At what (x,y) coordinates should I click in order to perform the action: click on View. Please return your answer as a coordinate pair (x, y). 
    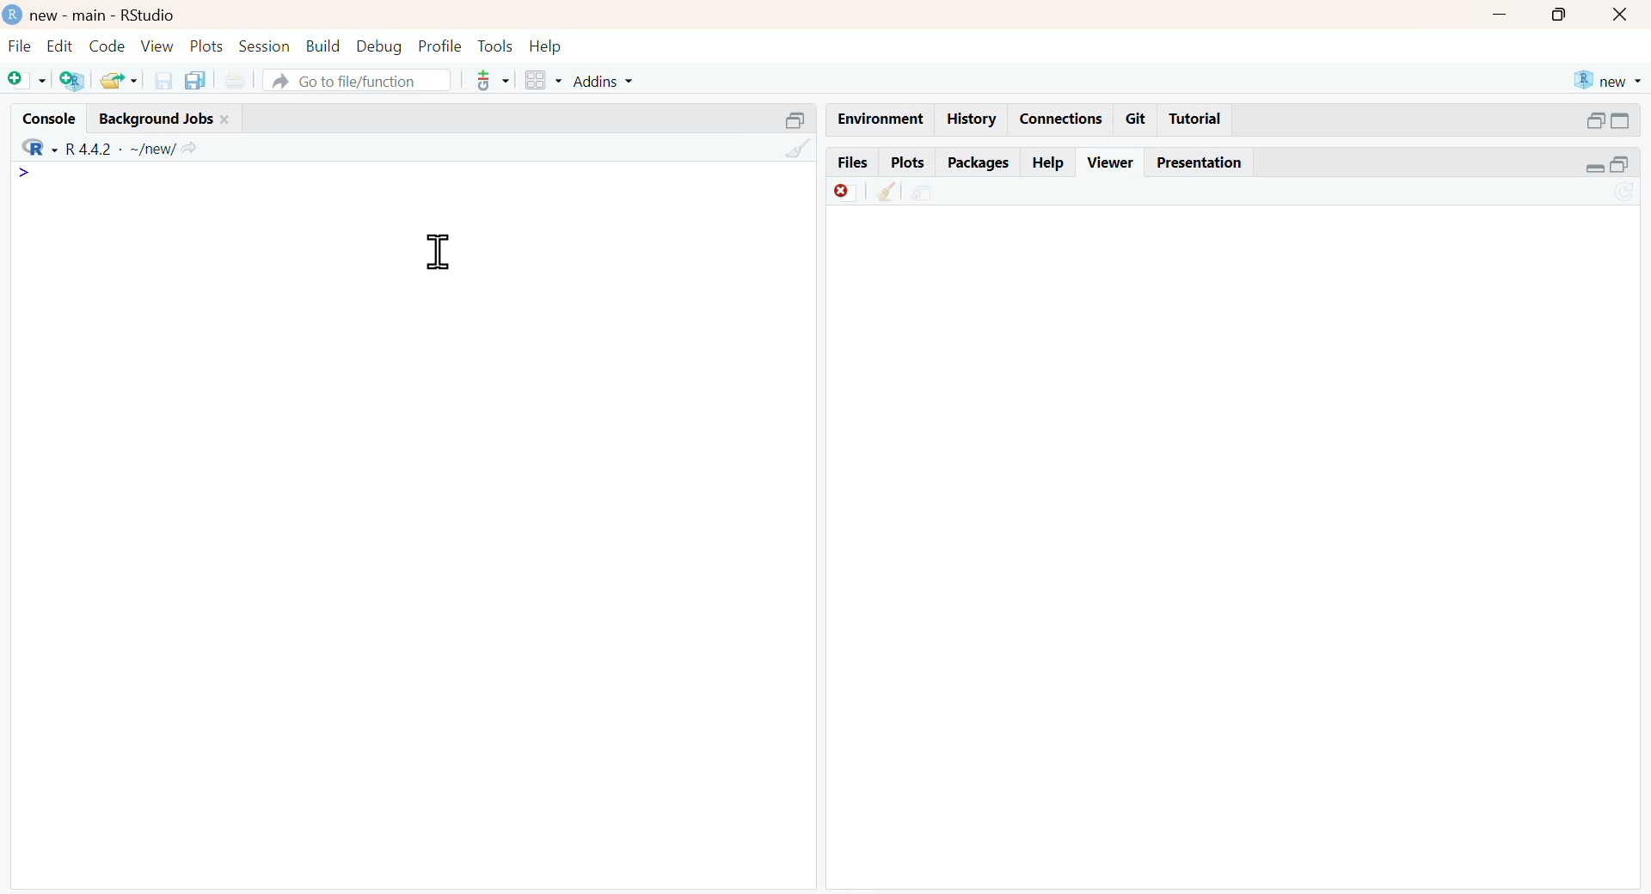
    Looking at the image, I should click on (157, 46).